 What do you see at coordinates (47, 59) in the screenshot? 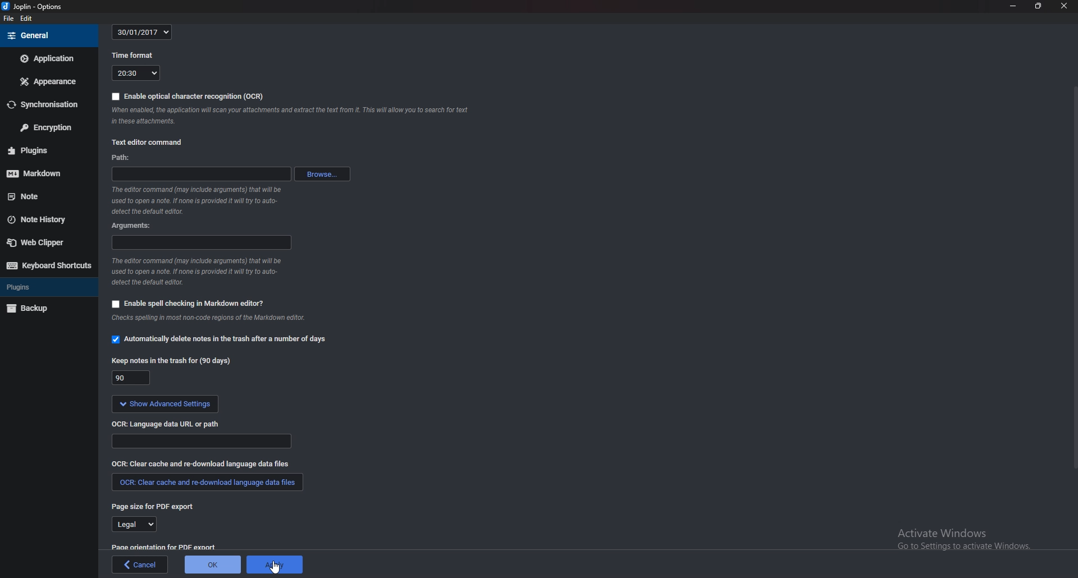
I see `Application` at bounding box center [47, 59].